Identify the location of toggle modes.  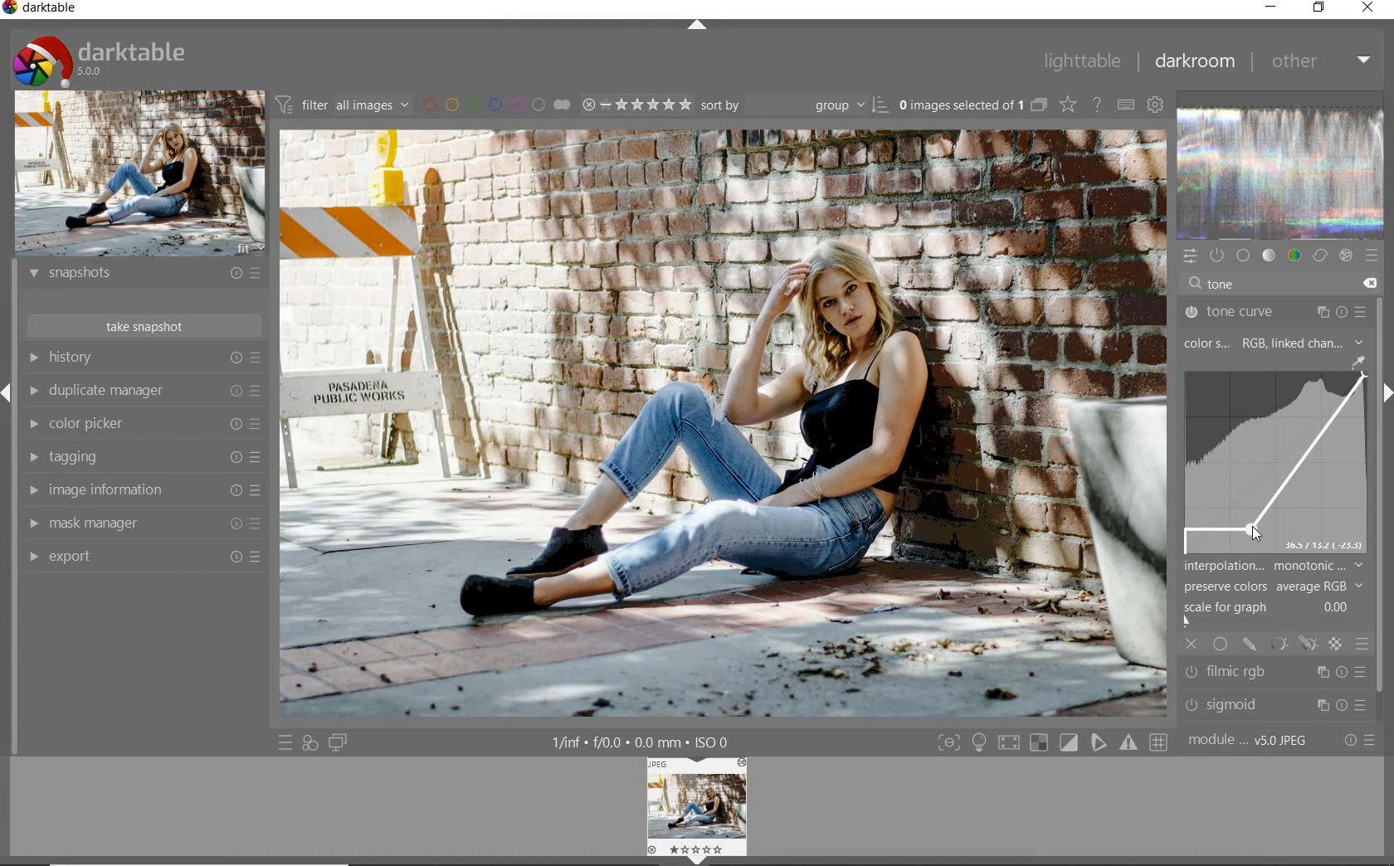
(1050, 743).